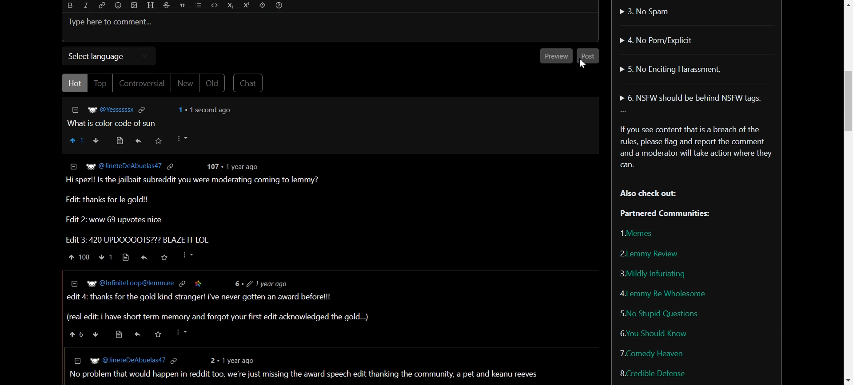 The image size is (853, 385). I want to click on Code, so click(215, 5).